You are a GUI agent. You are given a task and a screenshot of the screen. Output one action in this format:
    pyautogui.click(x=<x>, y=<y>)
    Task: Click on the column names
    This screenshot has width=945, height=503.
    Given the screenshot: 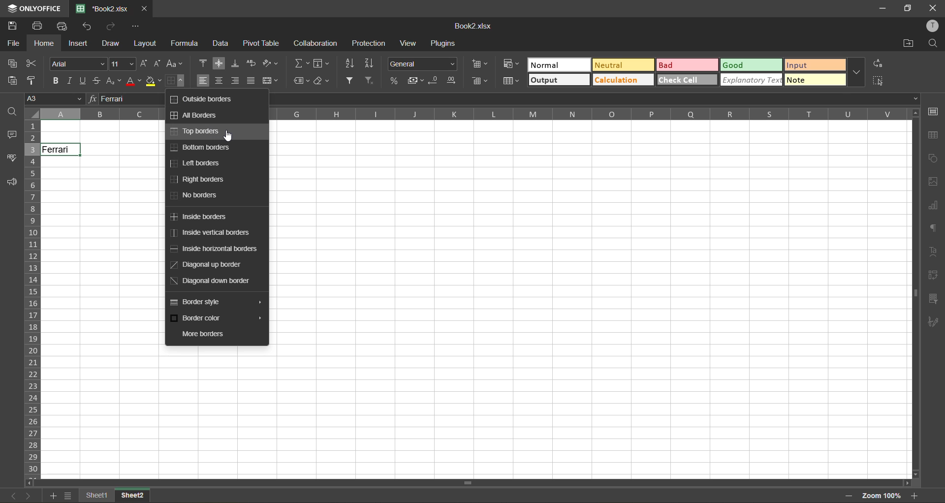 What is the action you would take?
    pyautogui.click(x=587, y=113)
    